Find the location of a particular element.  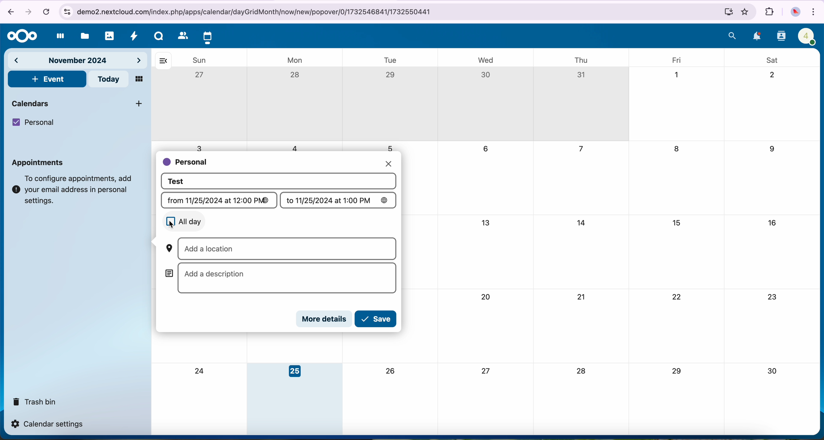

day 25 selected is located at coordinates (296, 400).